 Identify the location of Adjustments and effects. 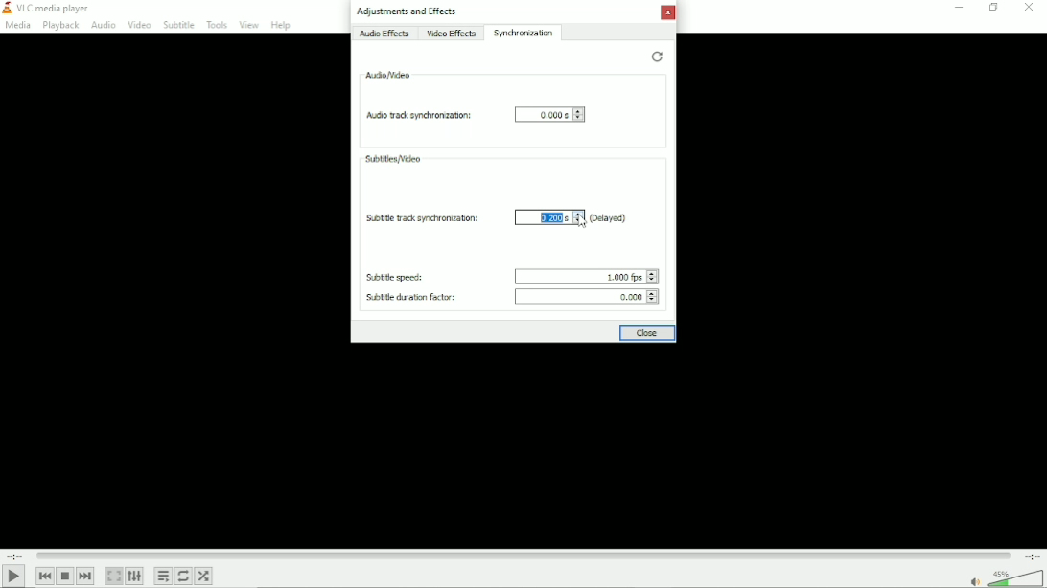
(408, 12).